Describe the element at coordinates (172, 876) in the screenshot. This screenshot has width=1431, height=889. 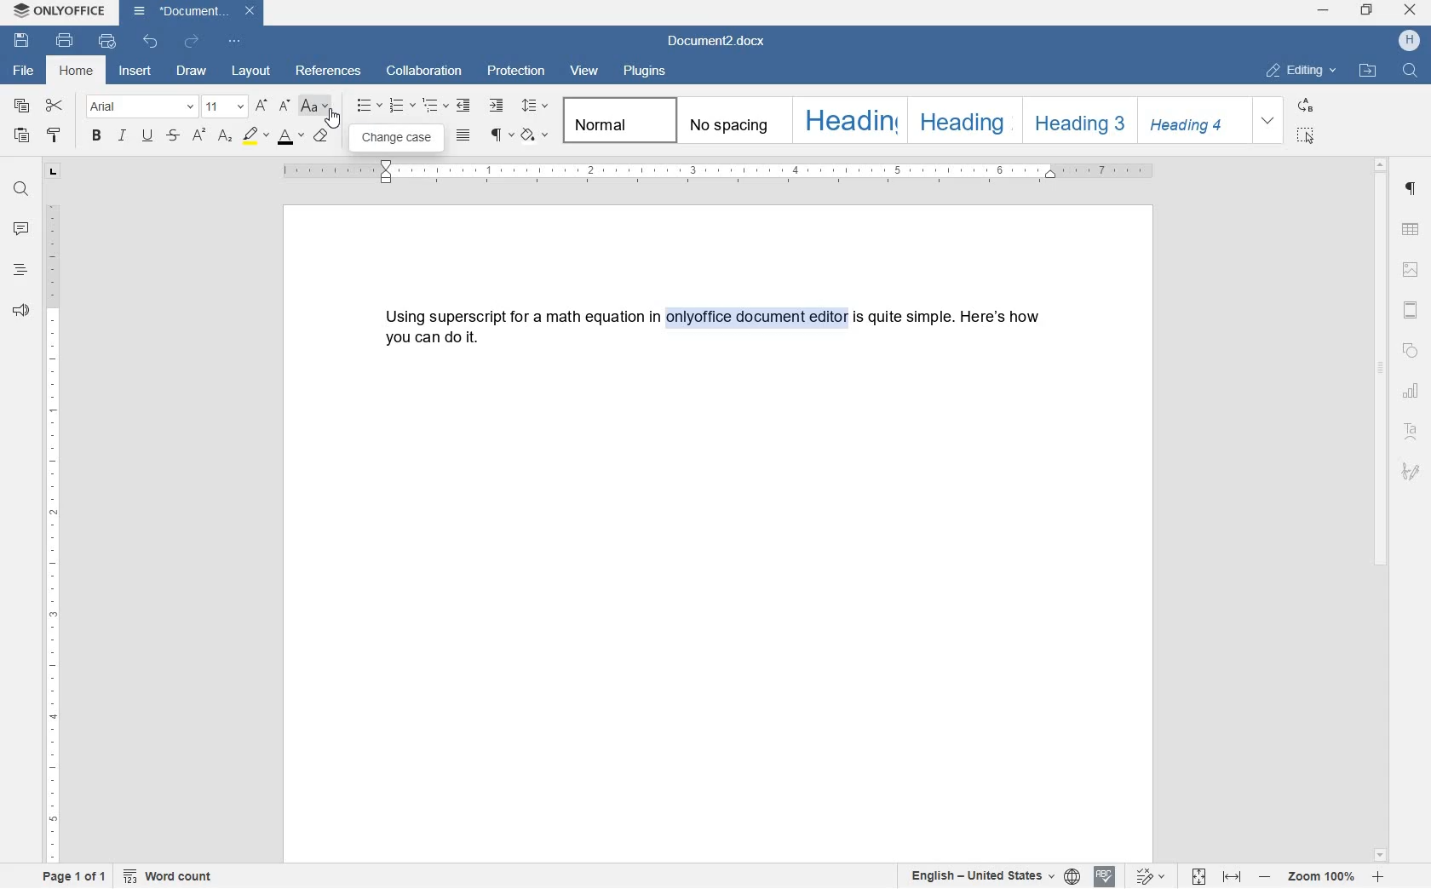
I see `word count` at that location.